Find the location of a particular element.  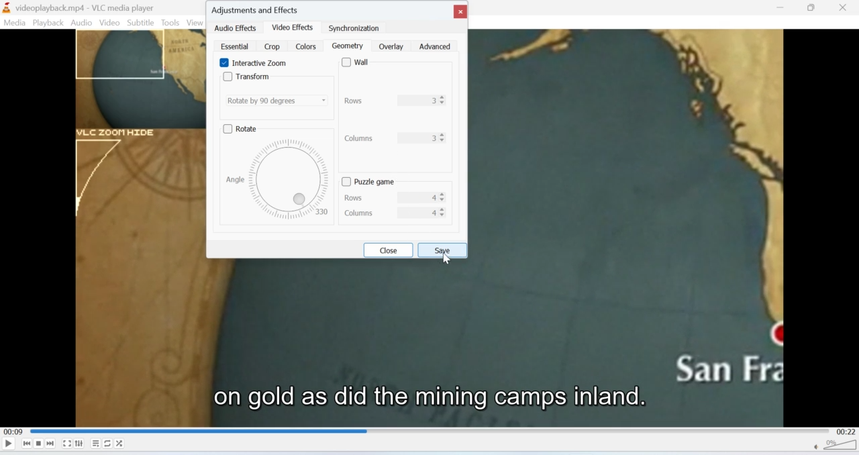

Seek backwards is located at coordinates (27, 444).